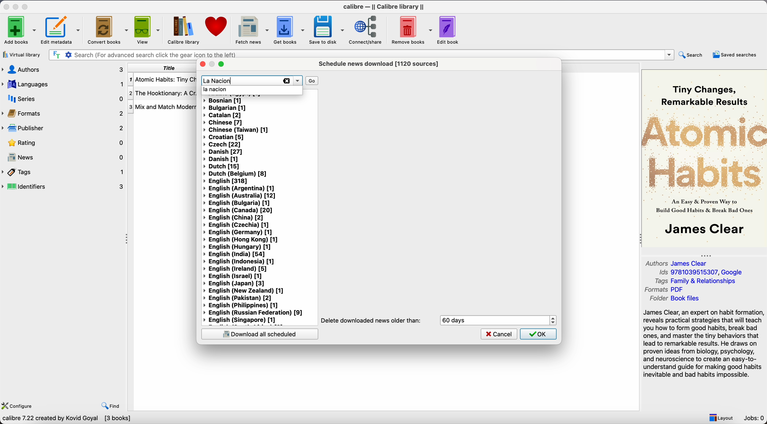 The height and width of the screenshot is (424, 767). I want to click on Danish [27], so click(225, 152).